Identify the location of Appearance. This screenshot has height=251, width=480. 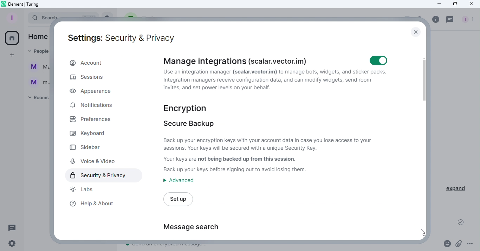
(95, 91).